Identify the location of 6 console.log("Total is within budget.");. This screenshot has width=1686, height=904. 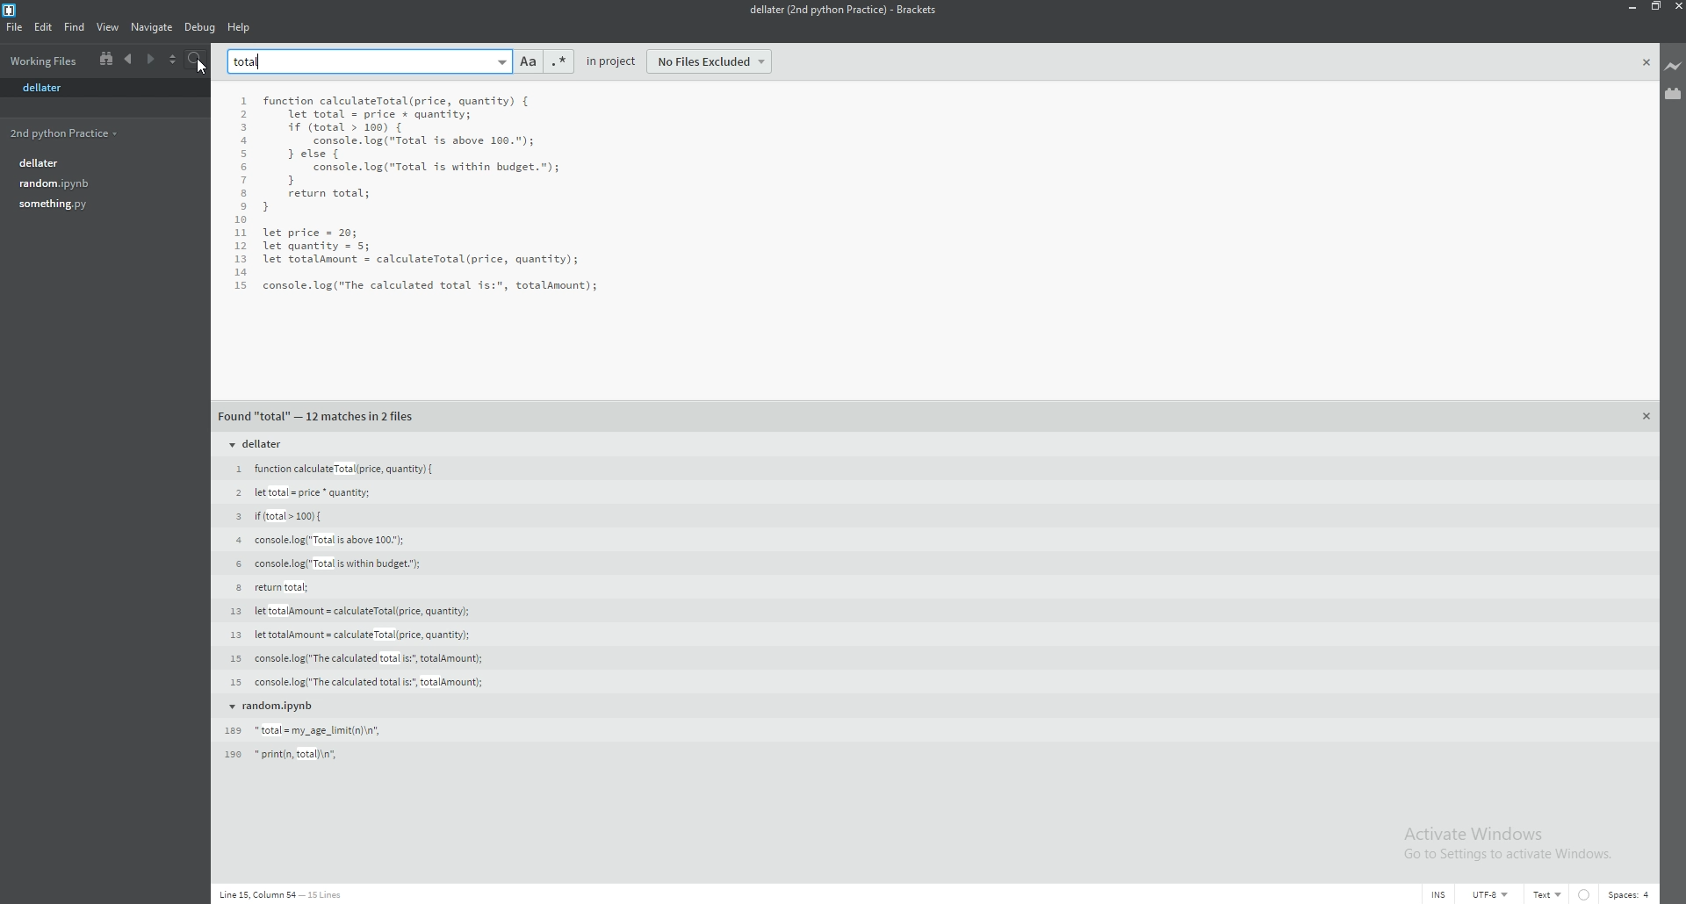
(325, 564).